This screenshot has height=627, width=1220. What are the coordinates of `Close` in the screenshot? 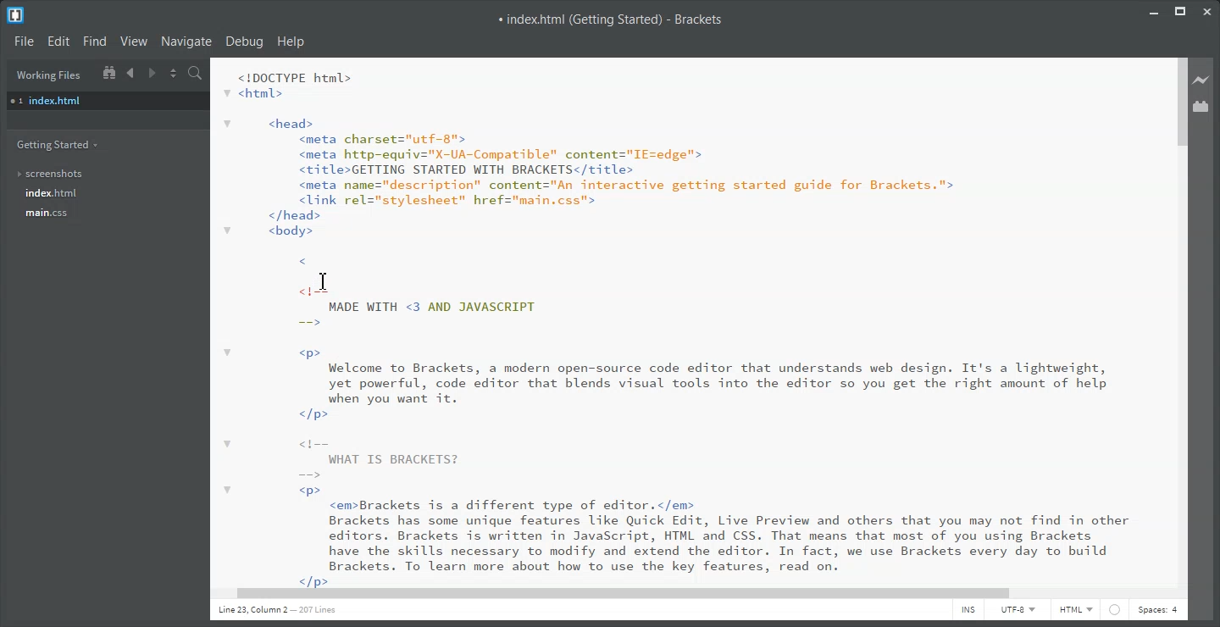 It's located at (1208, 11).